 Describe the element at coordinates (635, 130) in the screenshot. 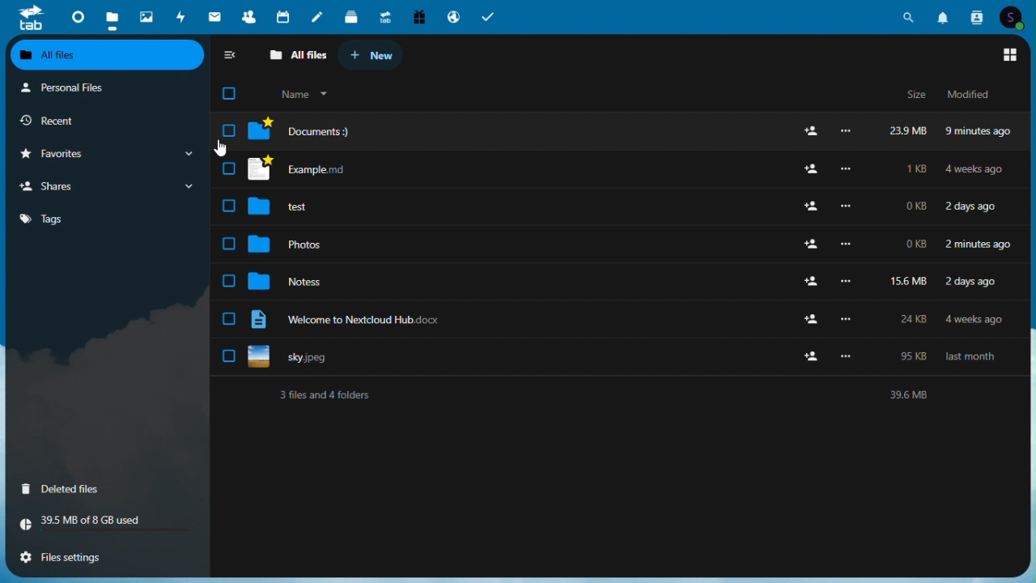

I see `File` at that location.